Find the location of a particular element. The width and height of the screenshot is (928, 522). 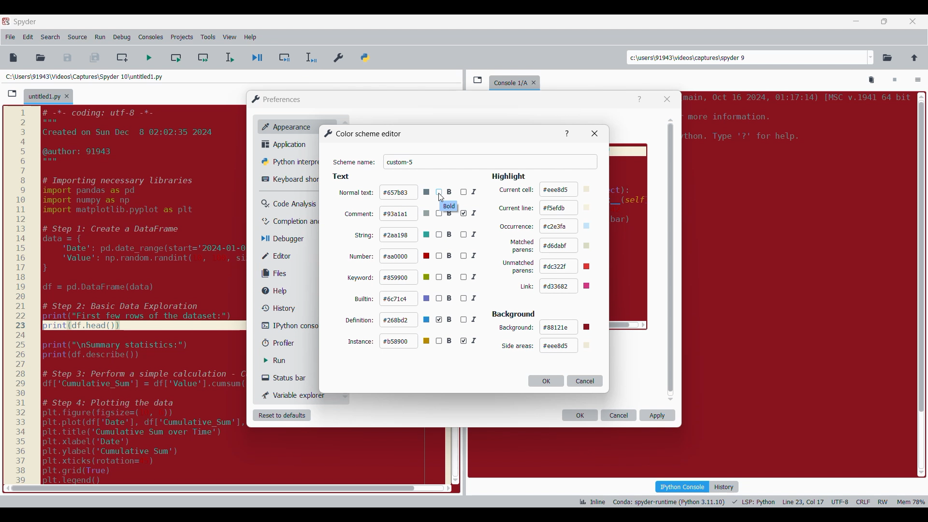

B is located at coordinates (444, 234).